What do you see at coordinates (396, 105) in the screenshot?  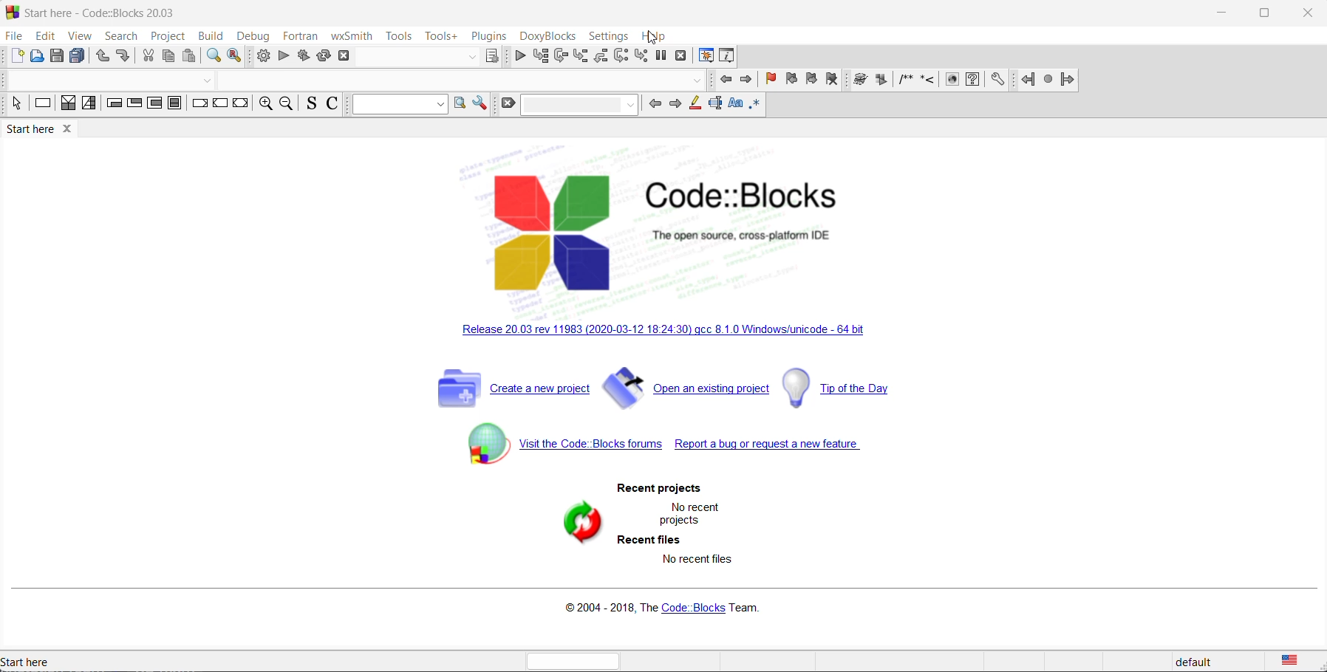 I see `dropdown` at bounding box center [396, 105].